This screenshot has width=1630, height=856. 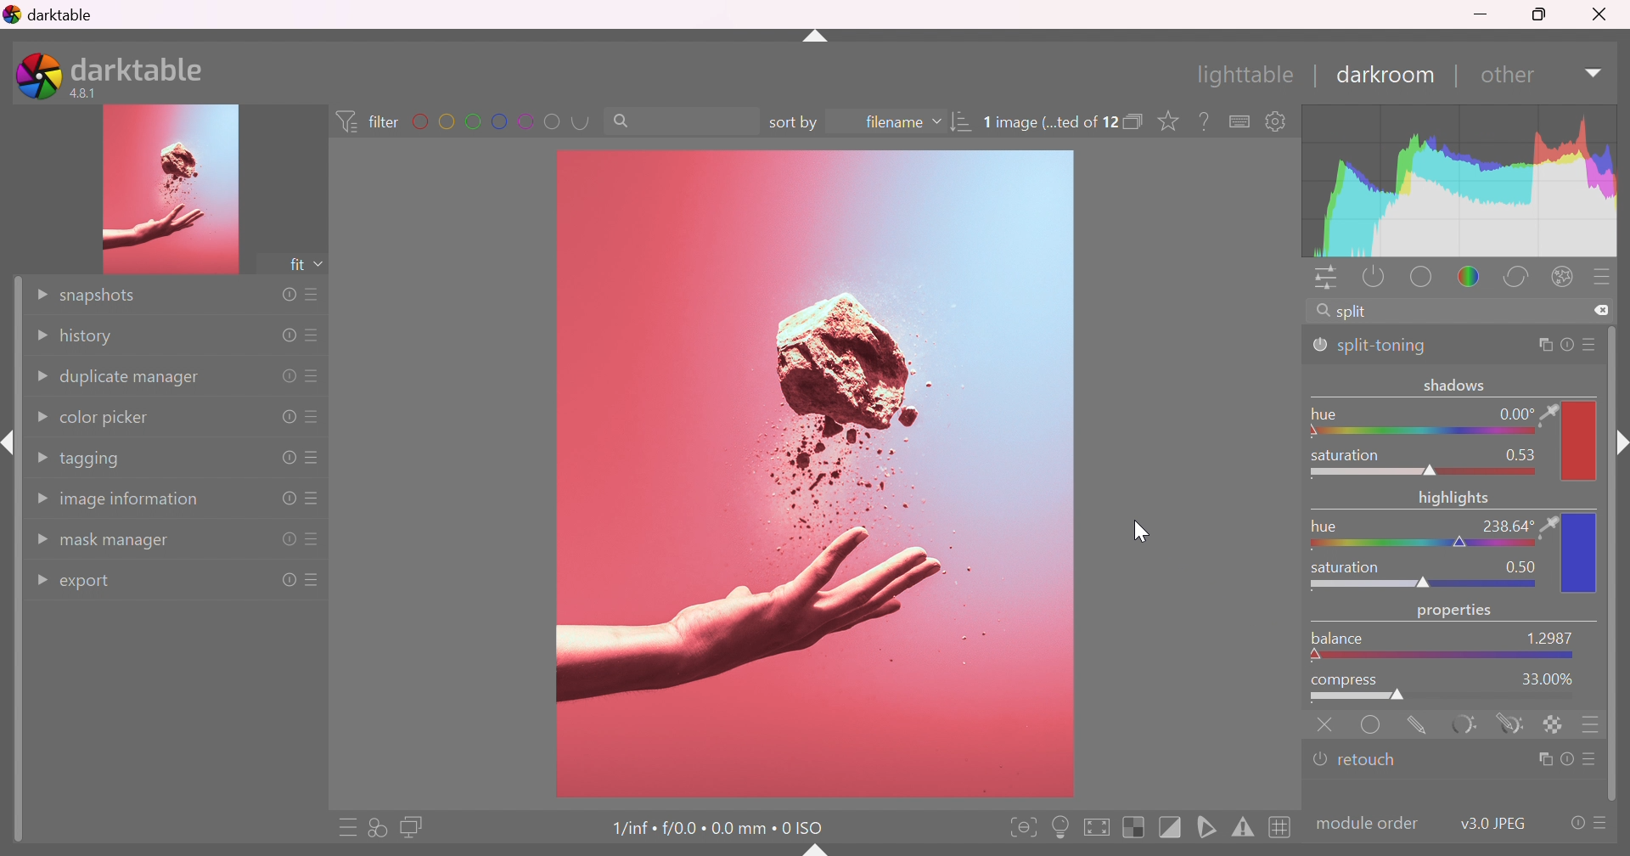 What do you see at coordinates (289, 538) in the screenshot?
I see `reset` at bounding box center [289, 538].